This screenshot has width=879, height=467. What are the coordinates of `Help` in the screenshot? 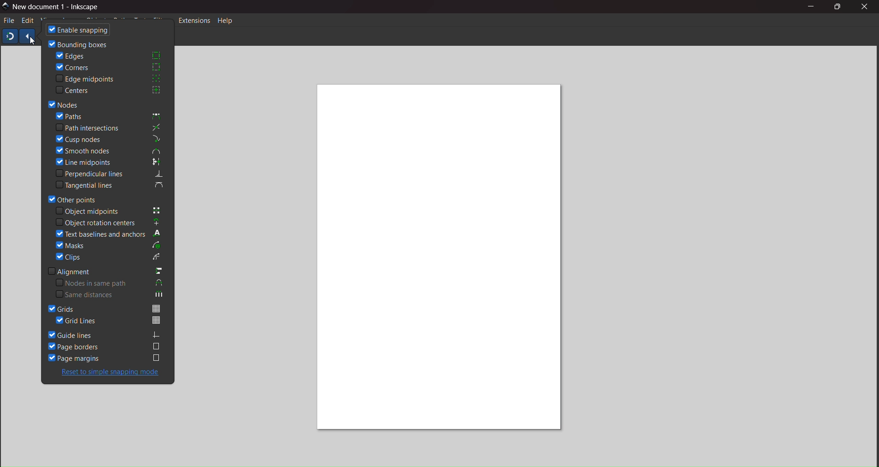 It's located at (228, 21).